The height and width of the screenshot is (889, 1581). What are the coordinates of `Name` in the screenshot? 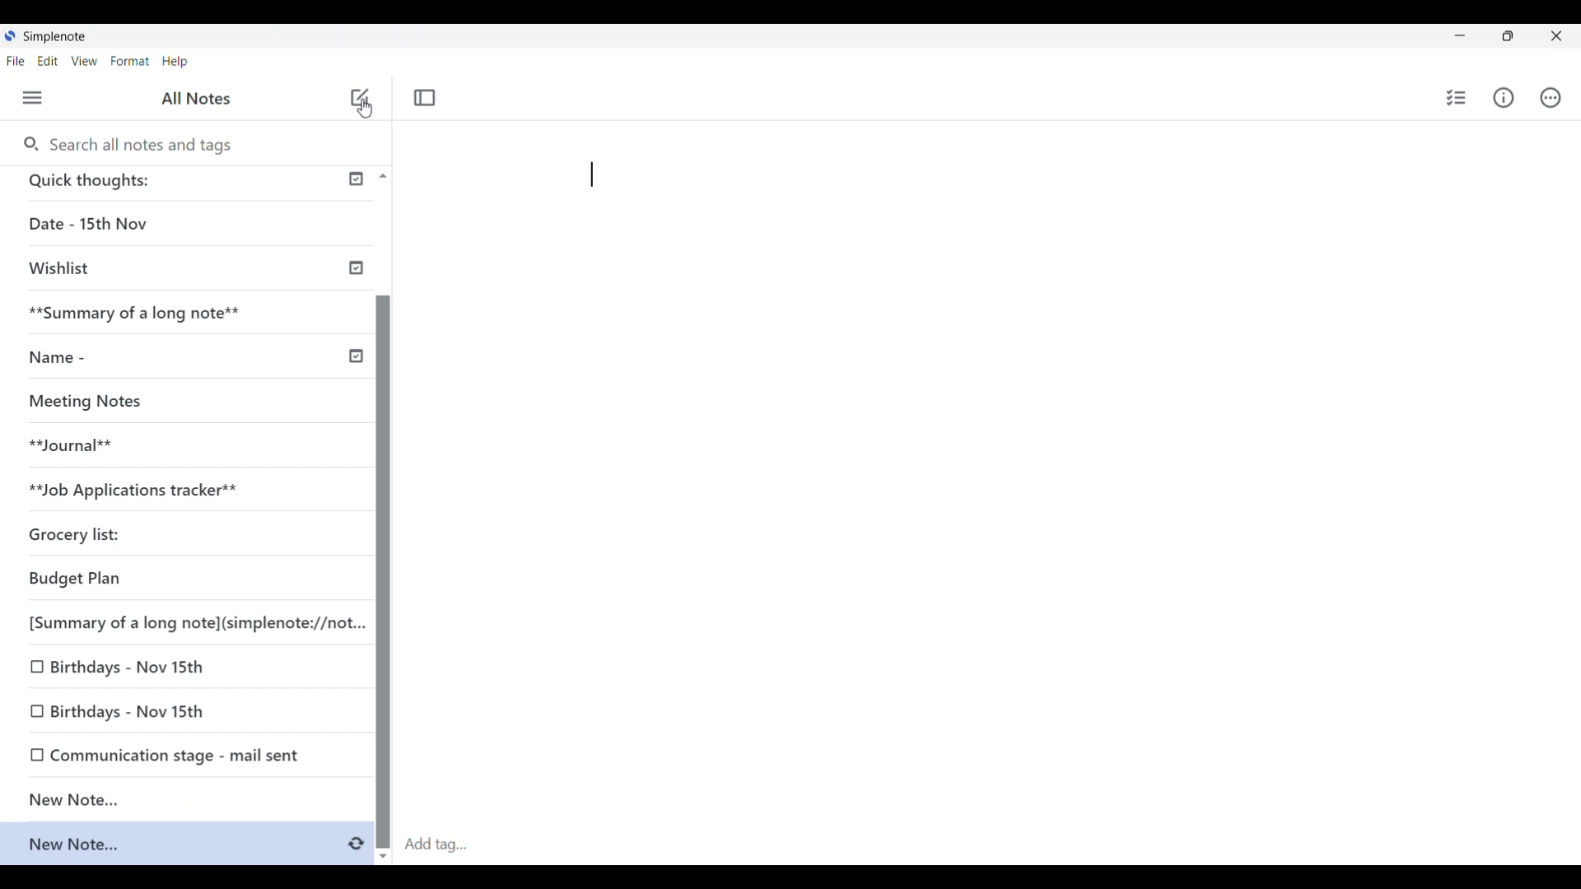 It's located at (133, 360).